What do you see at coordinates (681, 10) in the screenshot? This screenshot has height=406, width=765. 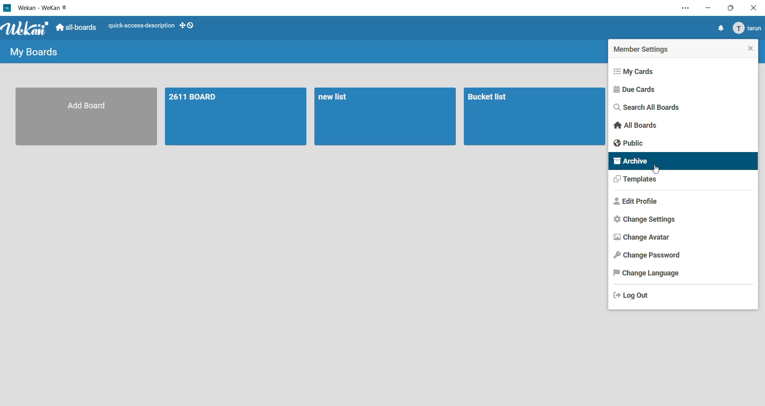 I see `options` at bounding box center [681, 10].